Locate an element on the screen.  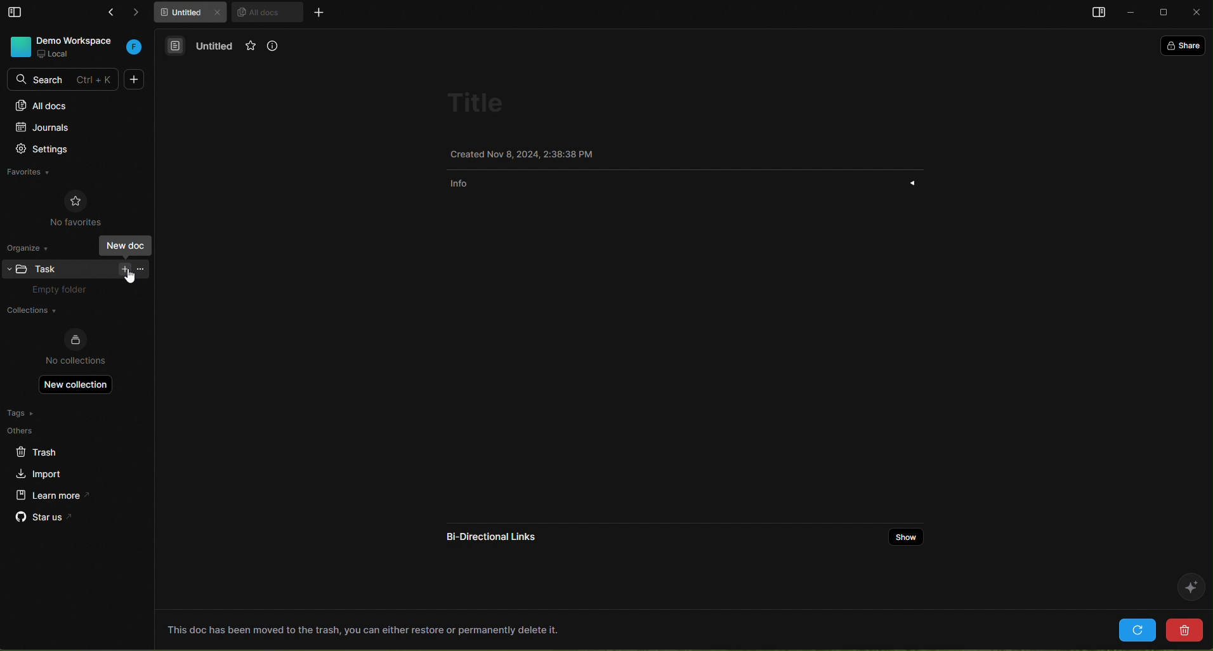
share is located at coordinates (1186, 44).